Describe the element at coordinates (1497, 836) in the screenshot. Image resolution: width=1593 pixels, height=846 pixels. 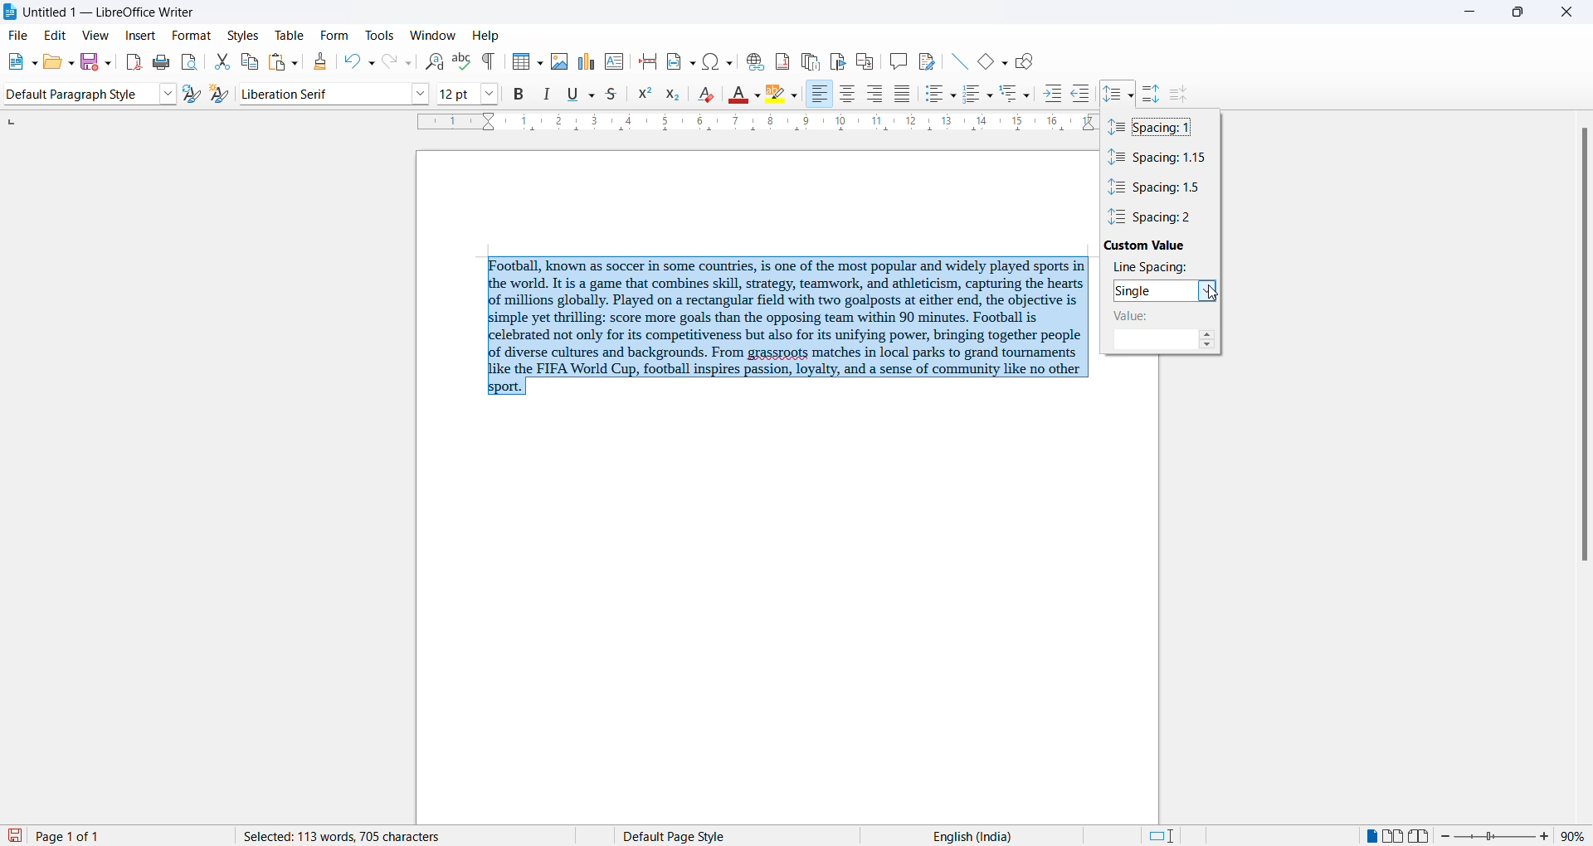
I see `zoom slider` at that location.